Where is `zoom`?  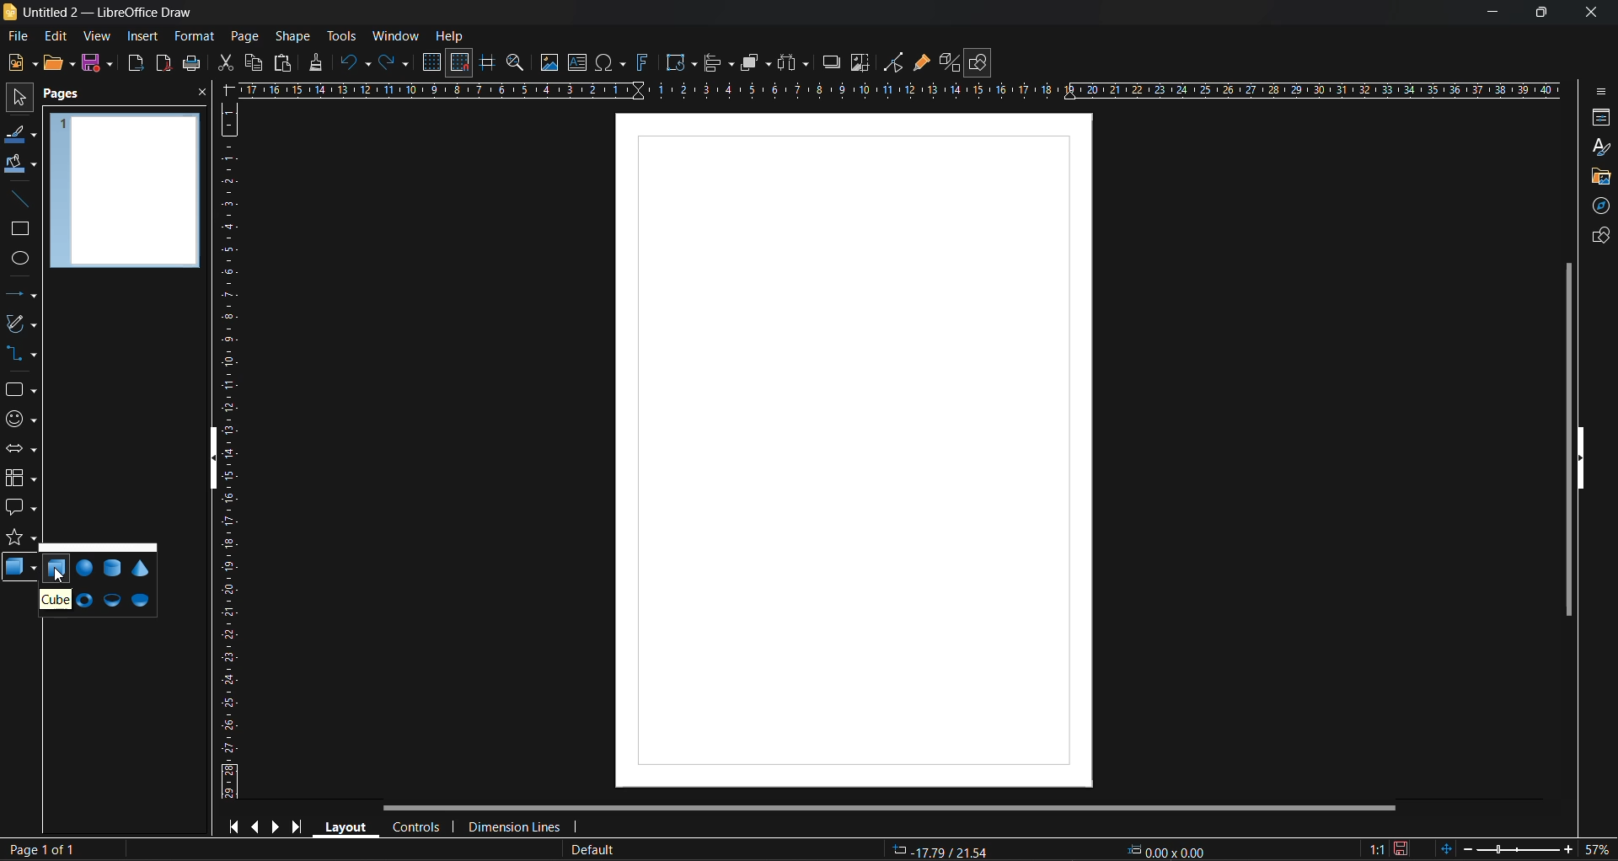 zoom is located at coordinates (518, 65).